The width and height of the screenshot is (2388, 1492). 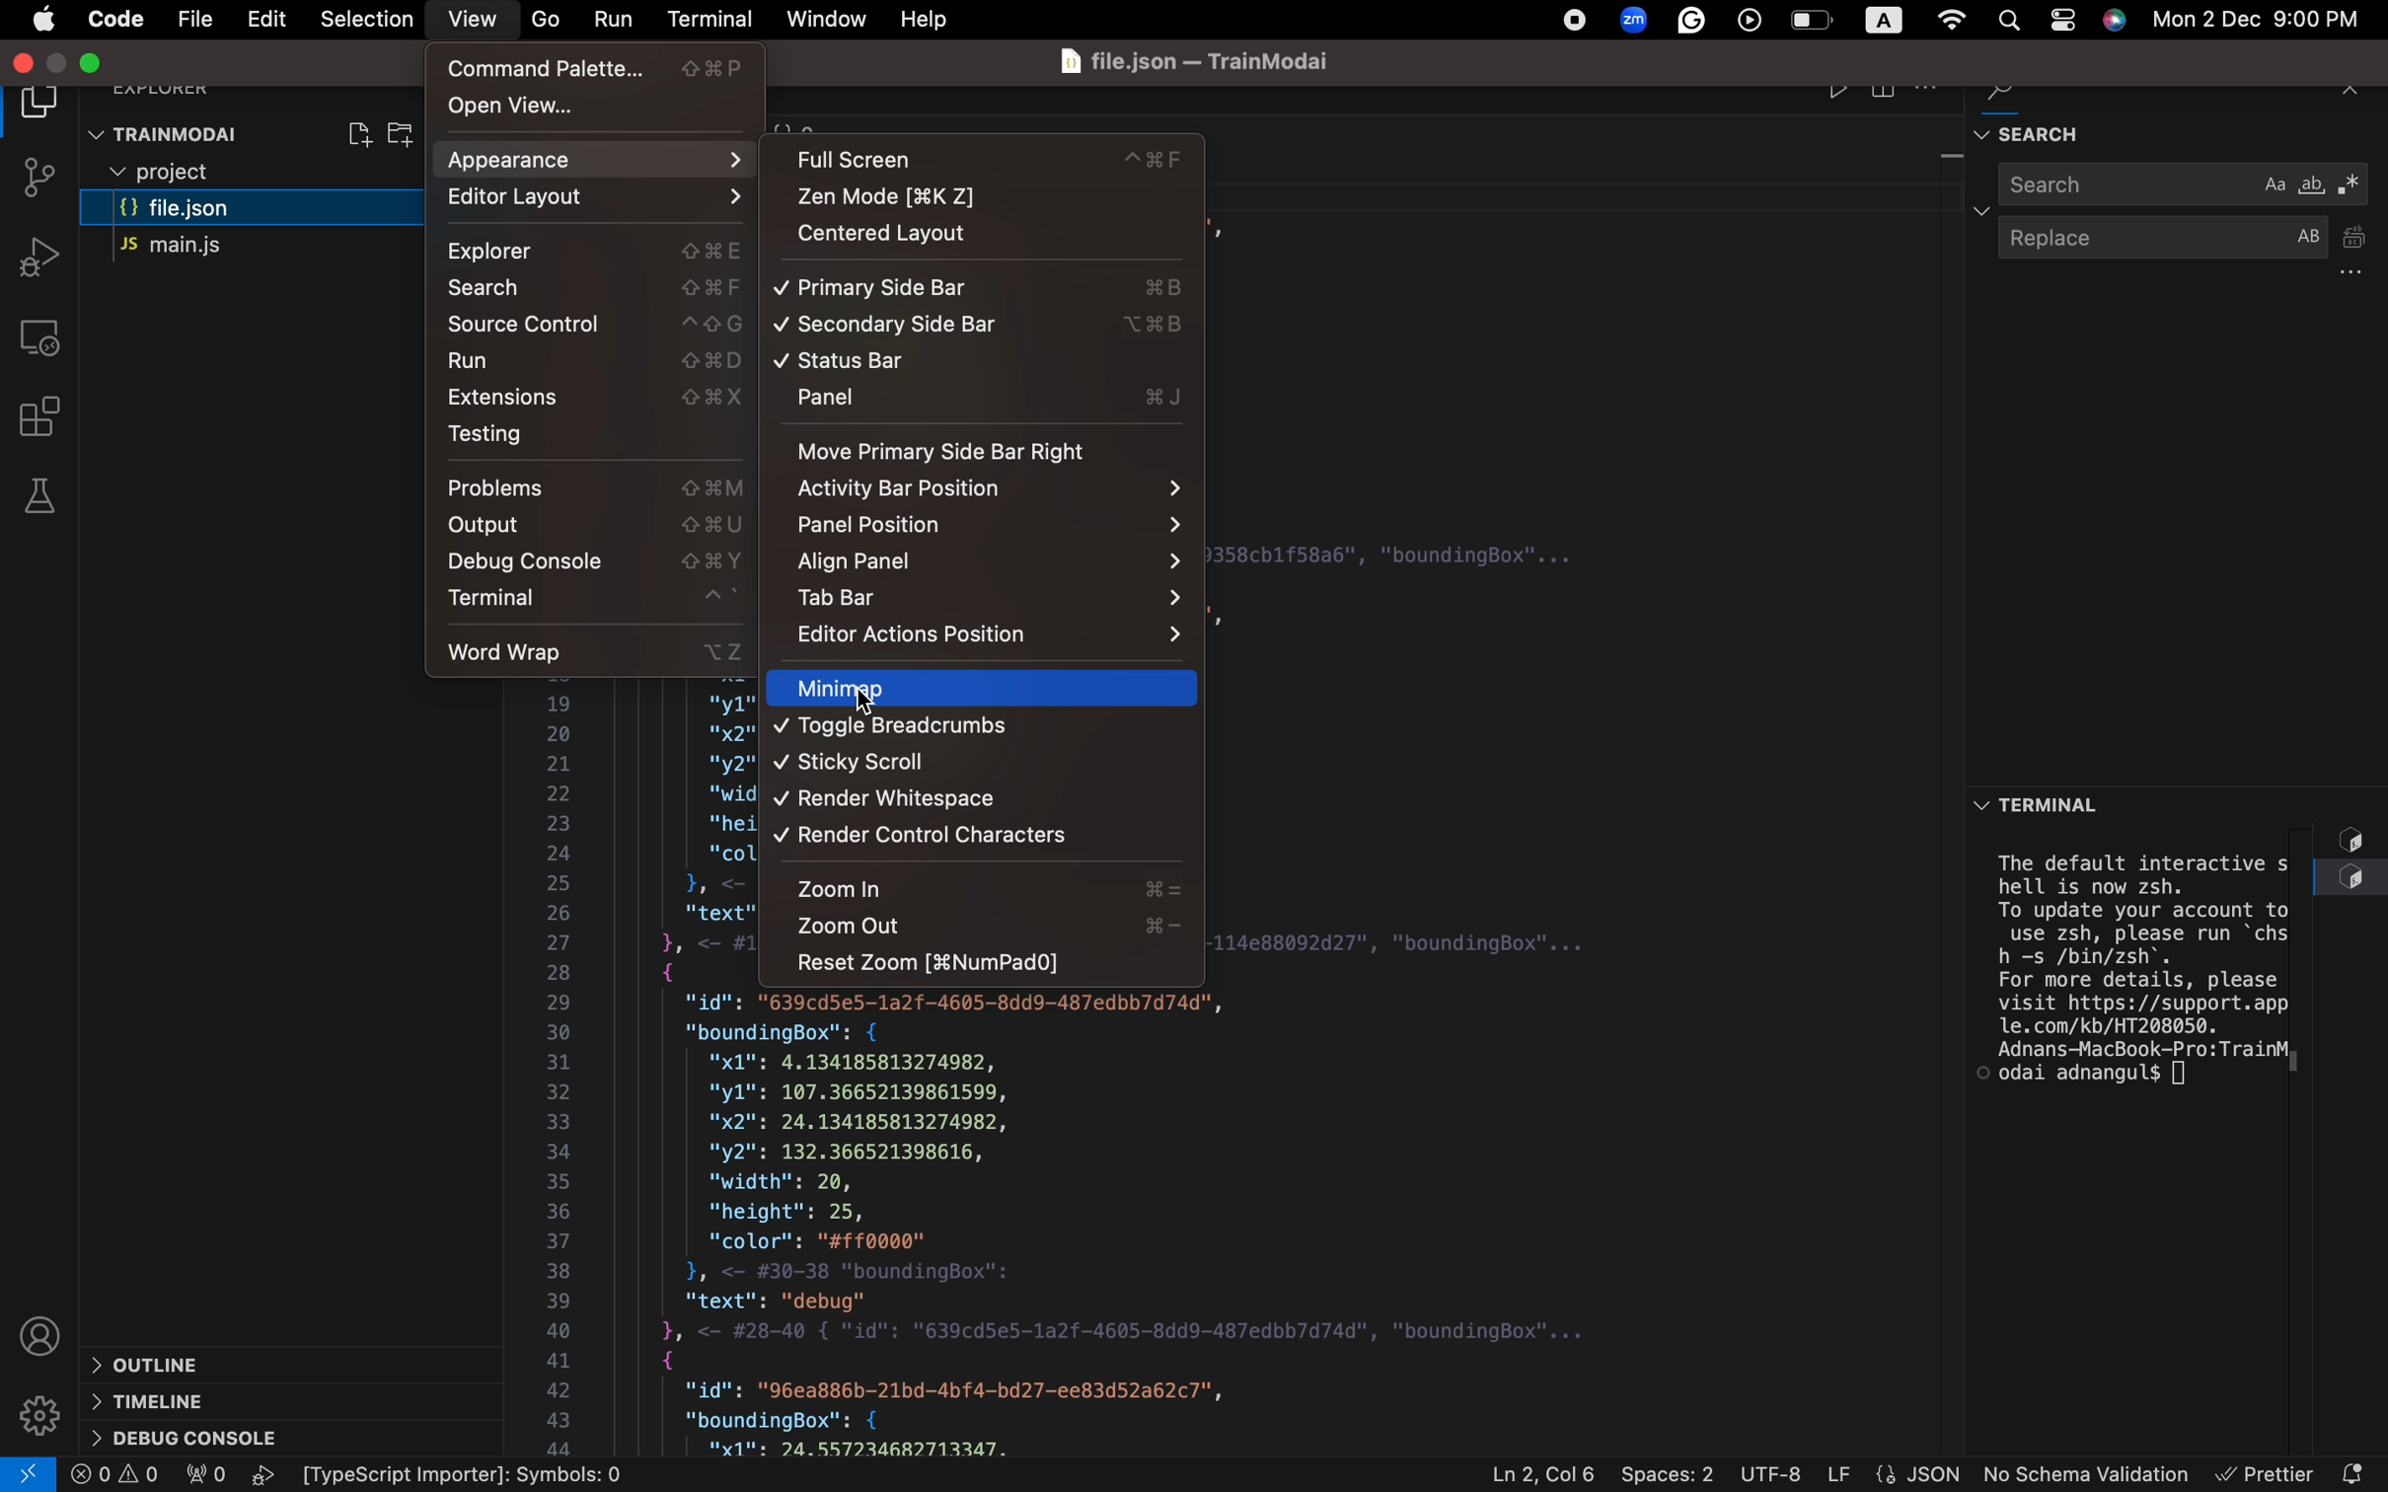 What do you see at coordinates (986, 726) in the screenshot?
I see `` at bounding box center [986, 726].